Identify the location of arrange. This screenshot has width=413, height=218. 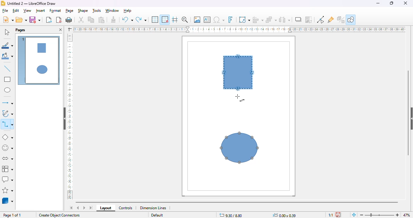
(271, 20).